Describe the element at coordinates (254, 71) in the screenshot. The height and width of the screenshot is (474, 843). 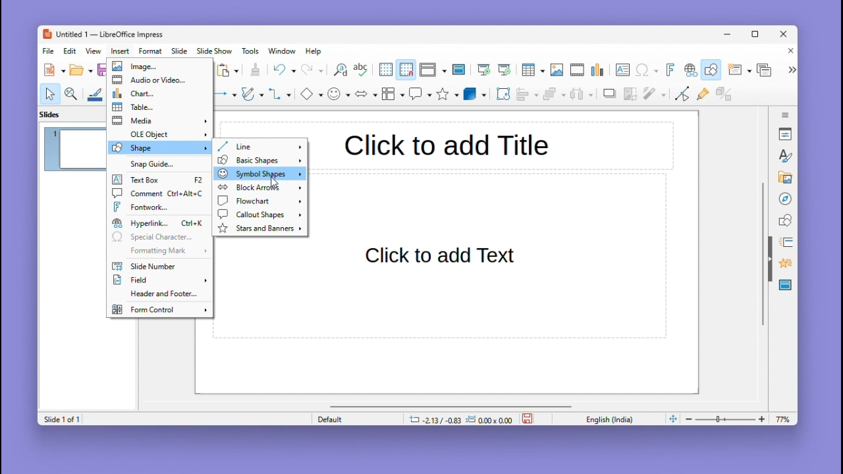
I see `copy format` at that location.